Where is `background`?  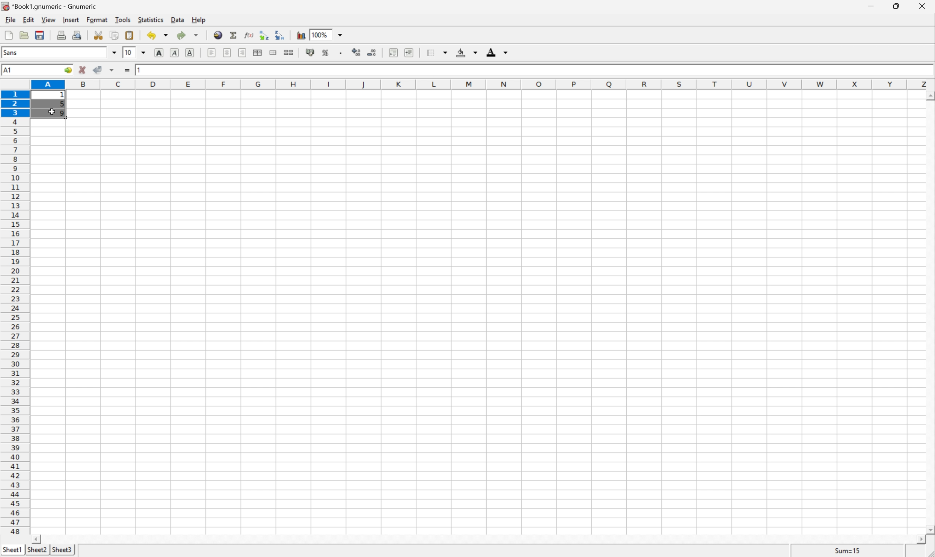
background is located at coordinates (467, 52).